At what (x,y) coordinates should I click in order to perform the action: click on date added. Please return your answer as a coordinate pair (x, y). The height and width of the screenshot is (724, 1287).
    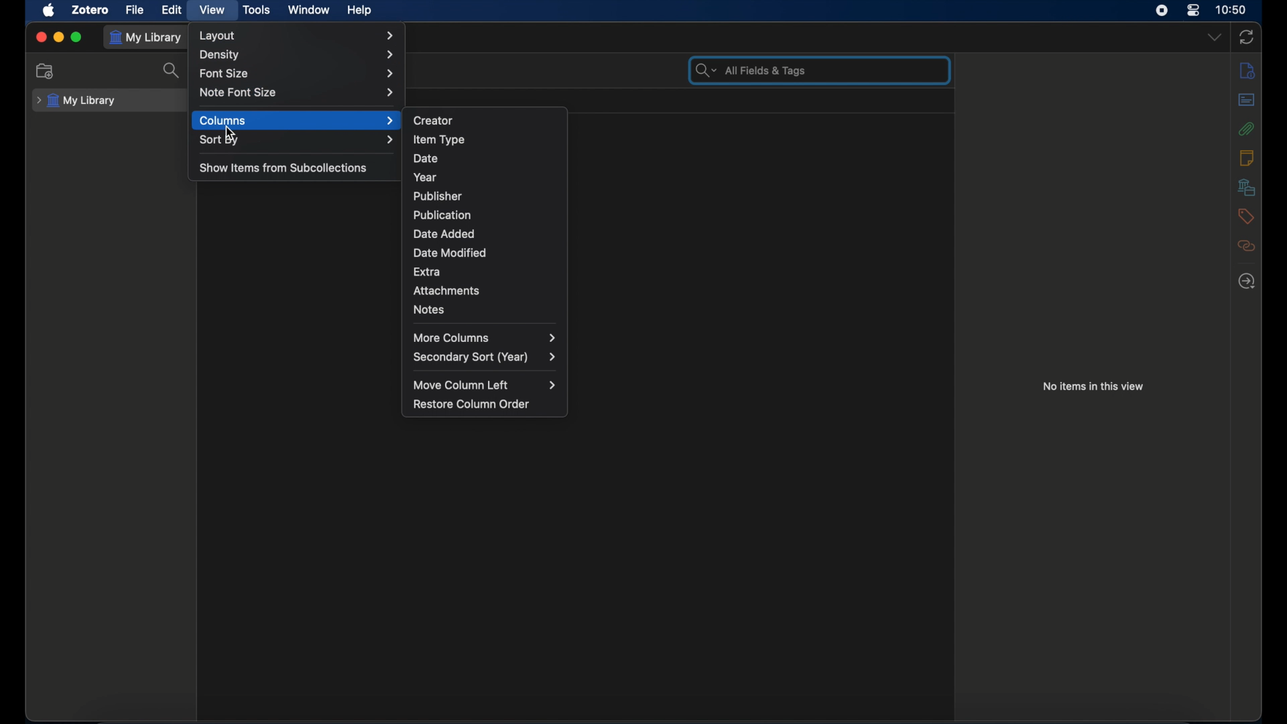
    Looking at the image, I should click on (443, 233).